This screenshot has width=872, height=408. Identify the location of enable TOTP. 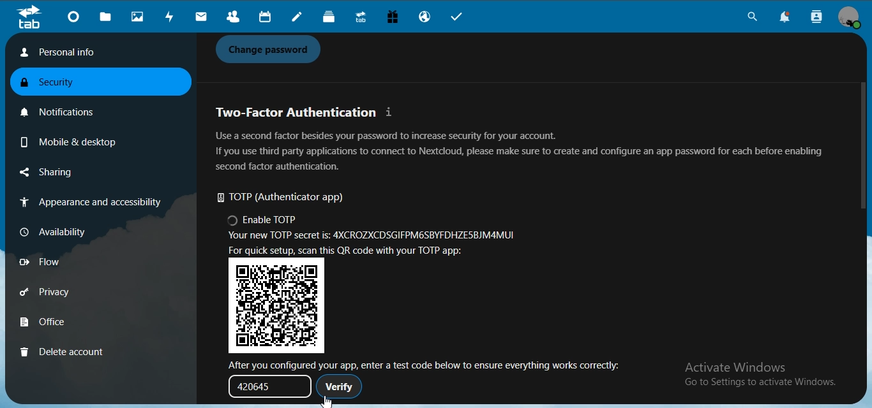
(264, 221).